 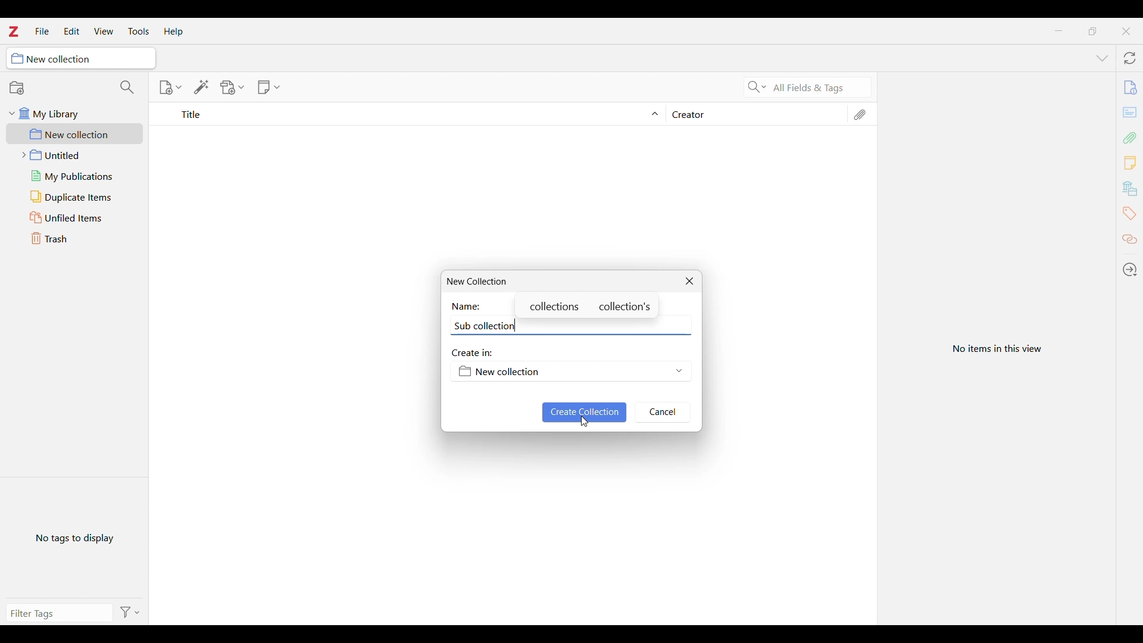 What do you see at coordinates (1129, 214) in the screenshot?
I see `Tags` at bounding box center [1129, 214].